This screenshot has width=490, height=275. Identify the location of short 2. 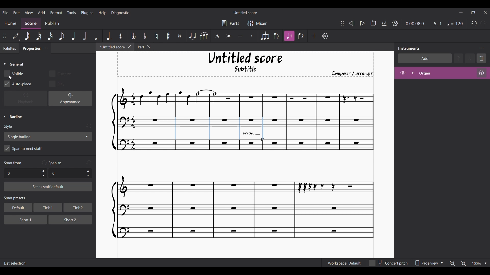
(68, 219).